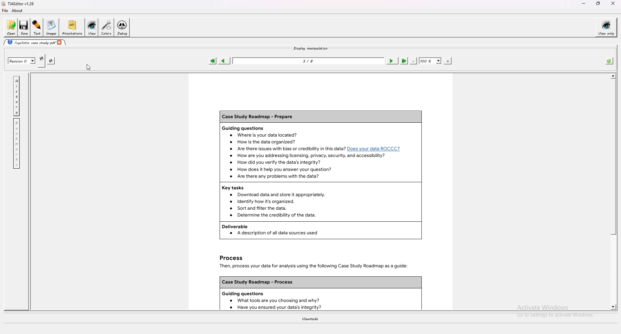 This screenshot has height=334, width=621. What do you see at coordinates (430, 61) in the screenshot?
I see `zoom percentage` at bounding box center [430, 61].